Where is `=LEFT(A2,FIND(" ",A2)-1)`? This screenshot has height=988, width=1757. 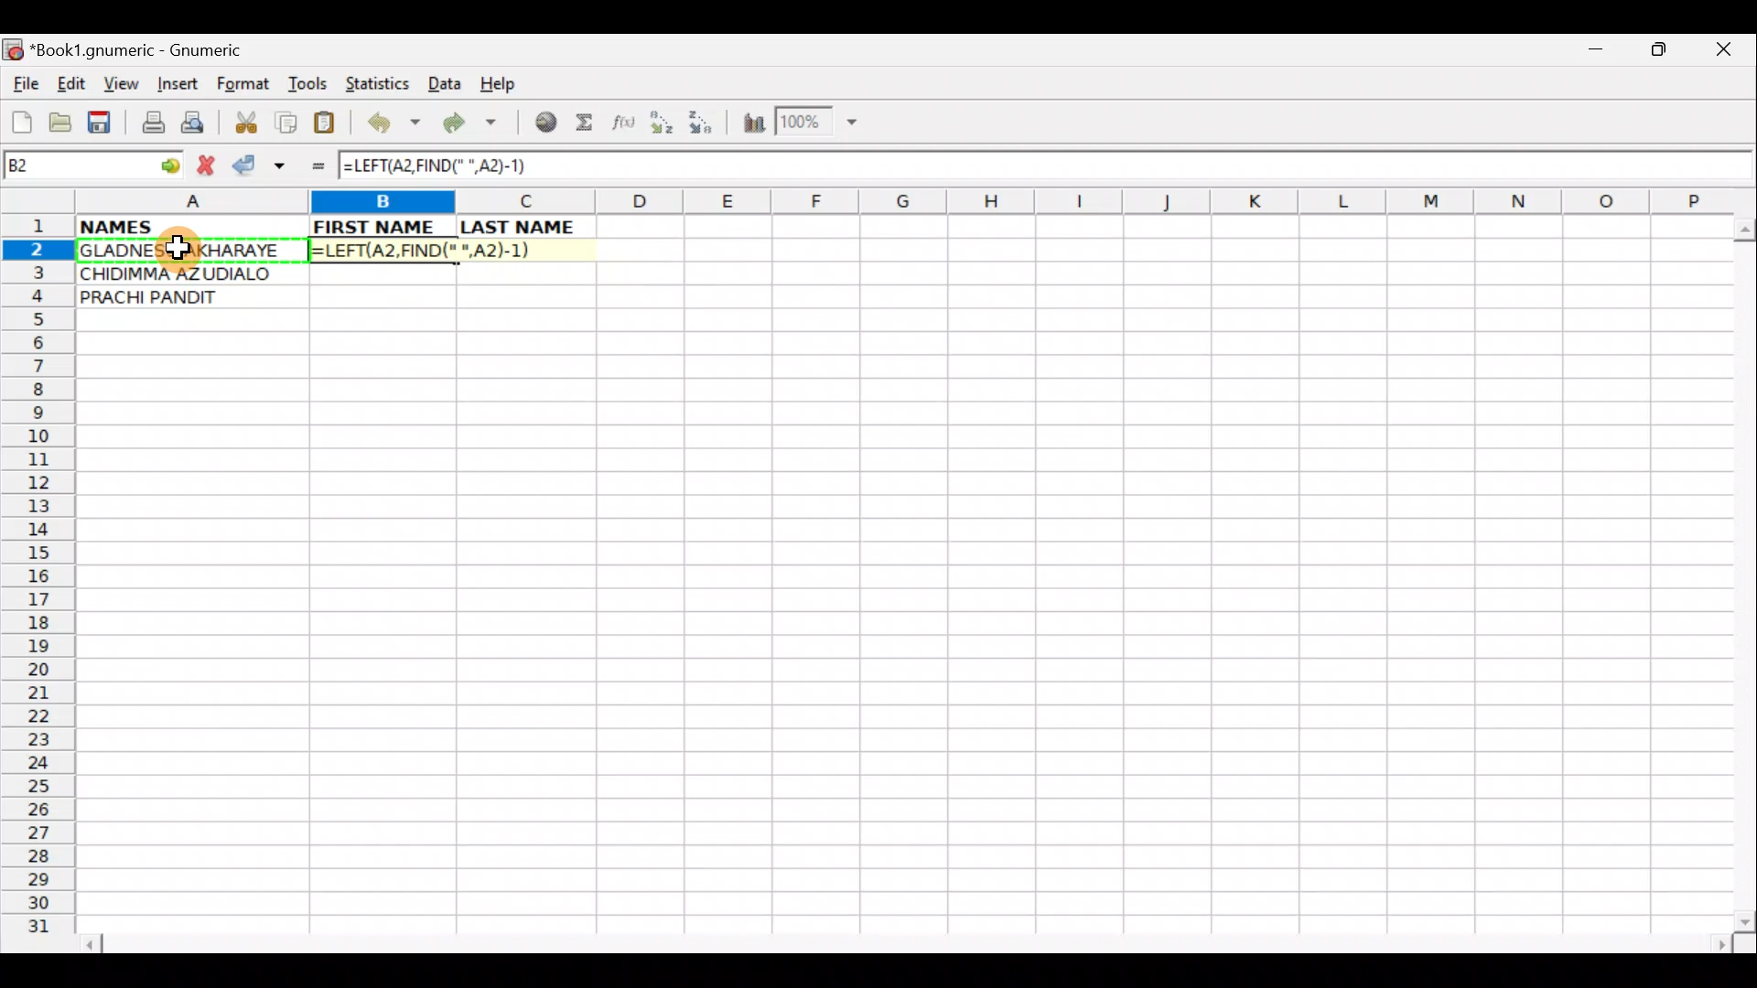 =LEFT(A2,FIND(" ",A2)-1) is located at coordinates (432, 166).